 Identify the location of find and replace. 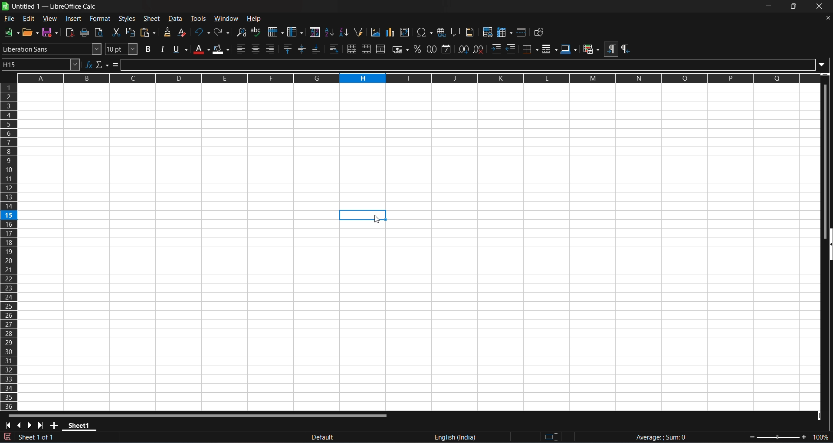
(242, 33).